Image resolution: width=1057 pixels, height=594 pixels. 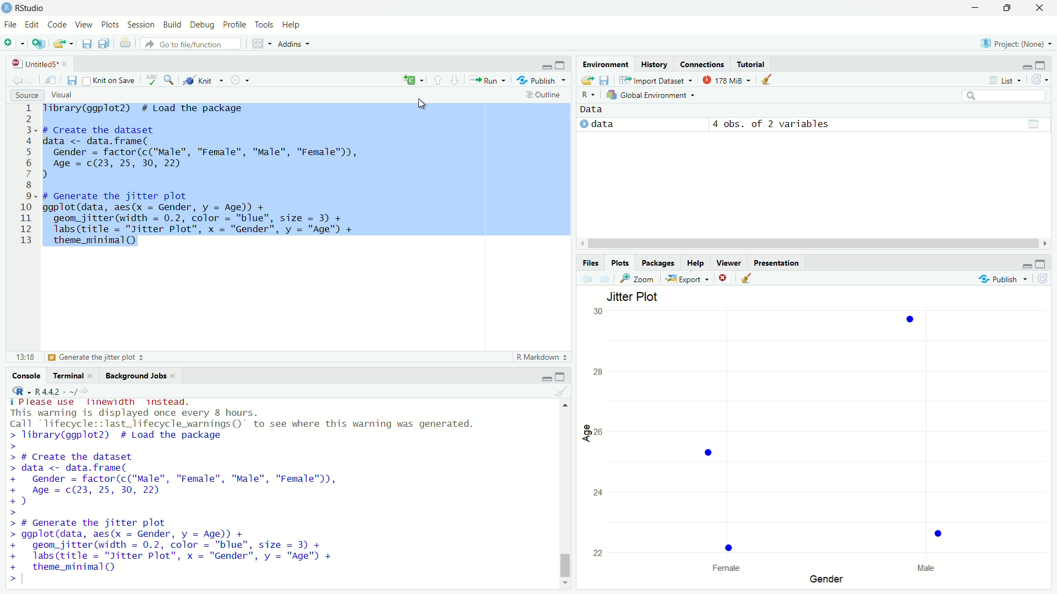 What do you see at coordinates (111, 80) in the screenshot?
I see `knit on save` at bounding box center [111, 80].